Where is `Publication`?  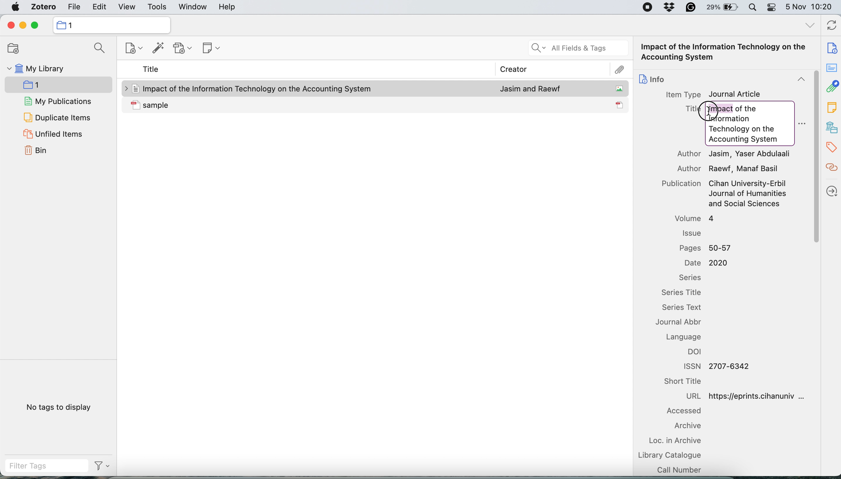
Publication is located at coordinates (682, 183).